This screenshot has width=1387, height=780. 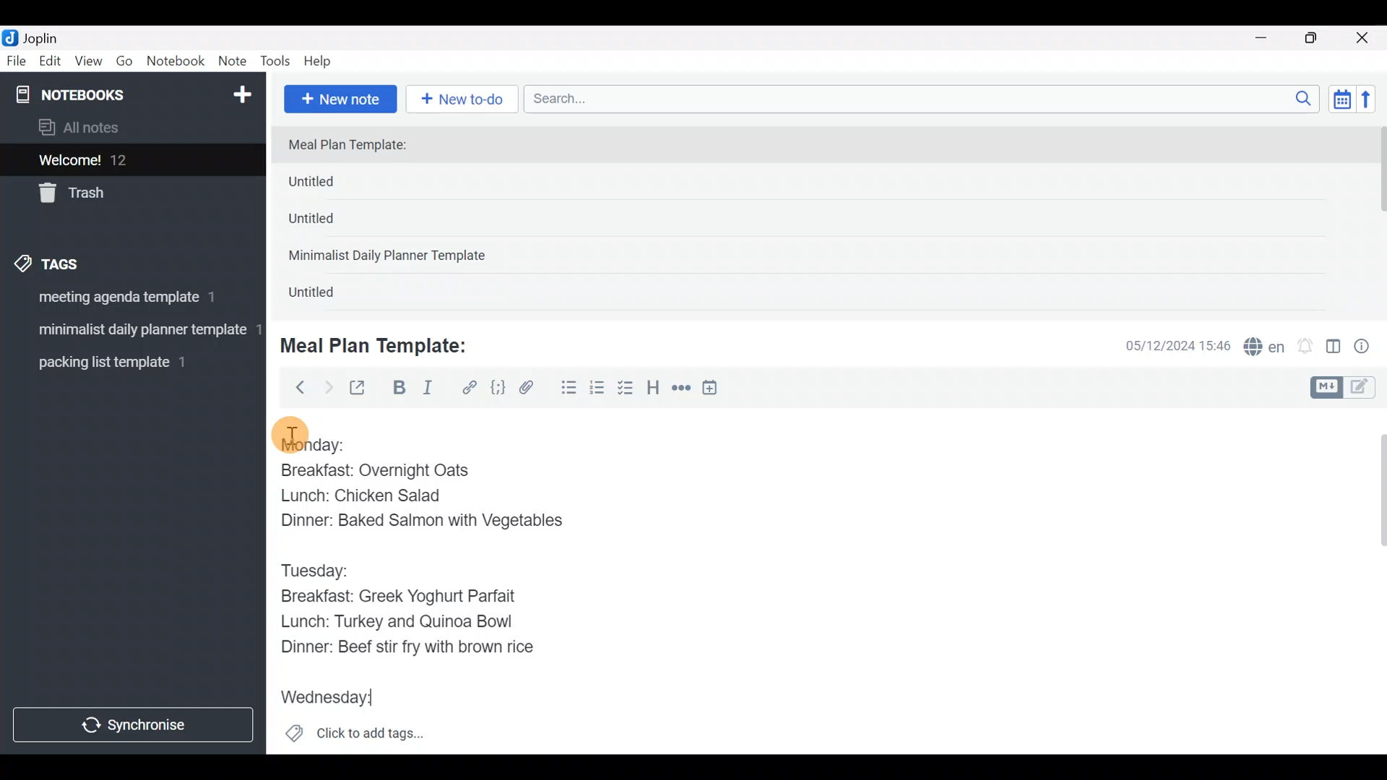 I want to click on Wednesday:, so click(x=324, y=700).